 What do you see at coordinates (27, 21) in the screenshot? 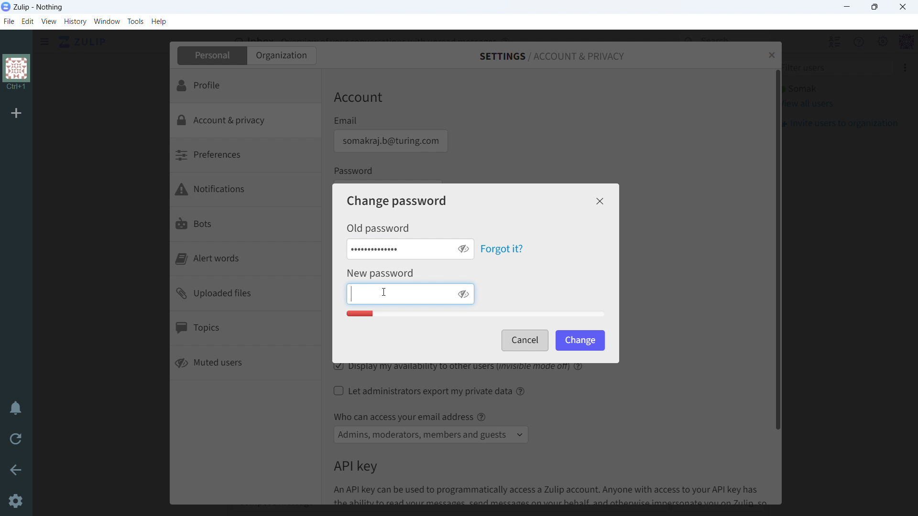
I see `edit` at bounding box center [27, 21].